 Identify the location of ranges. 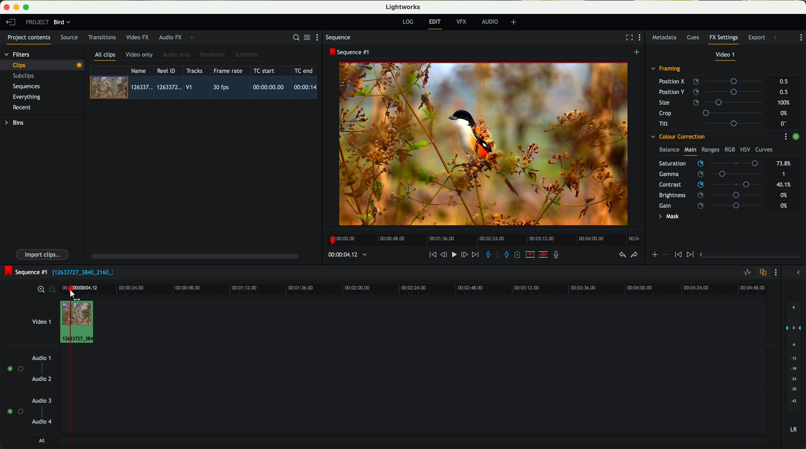
(710, 149).